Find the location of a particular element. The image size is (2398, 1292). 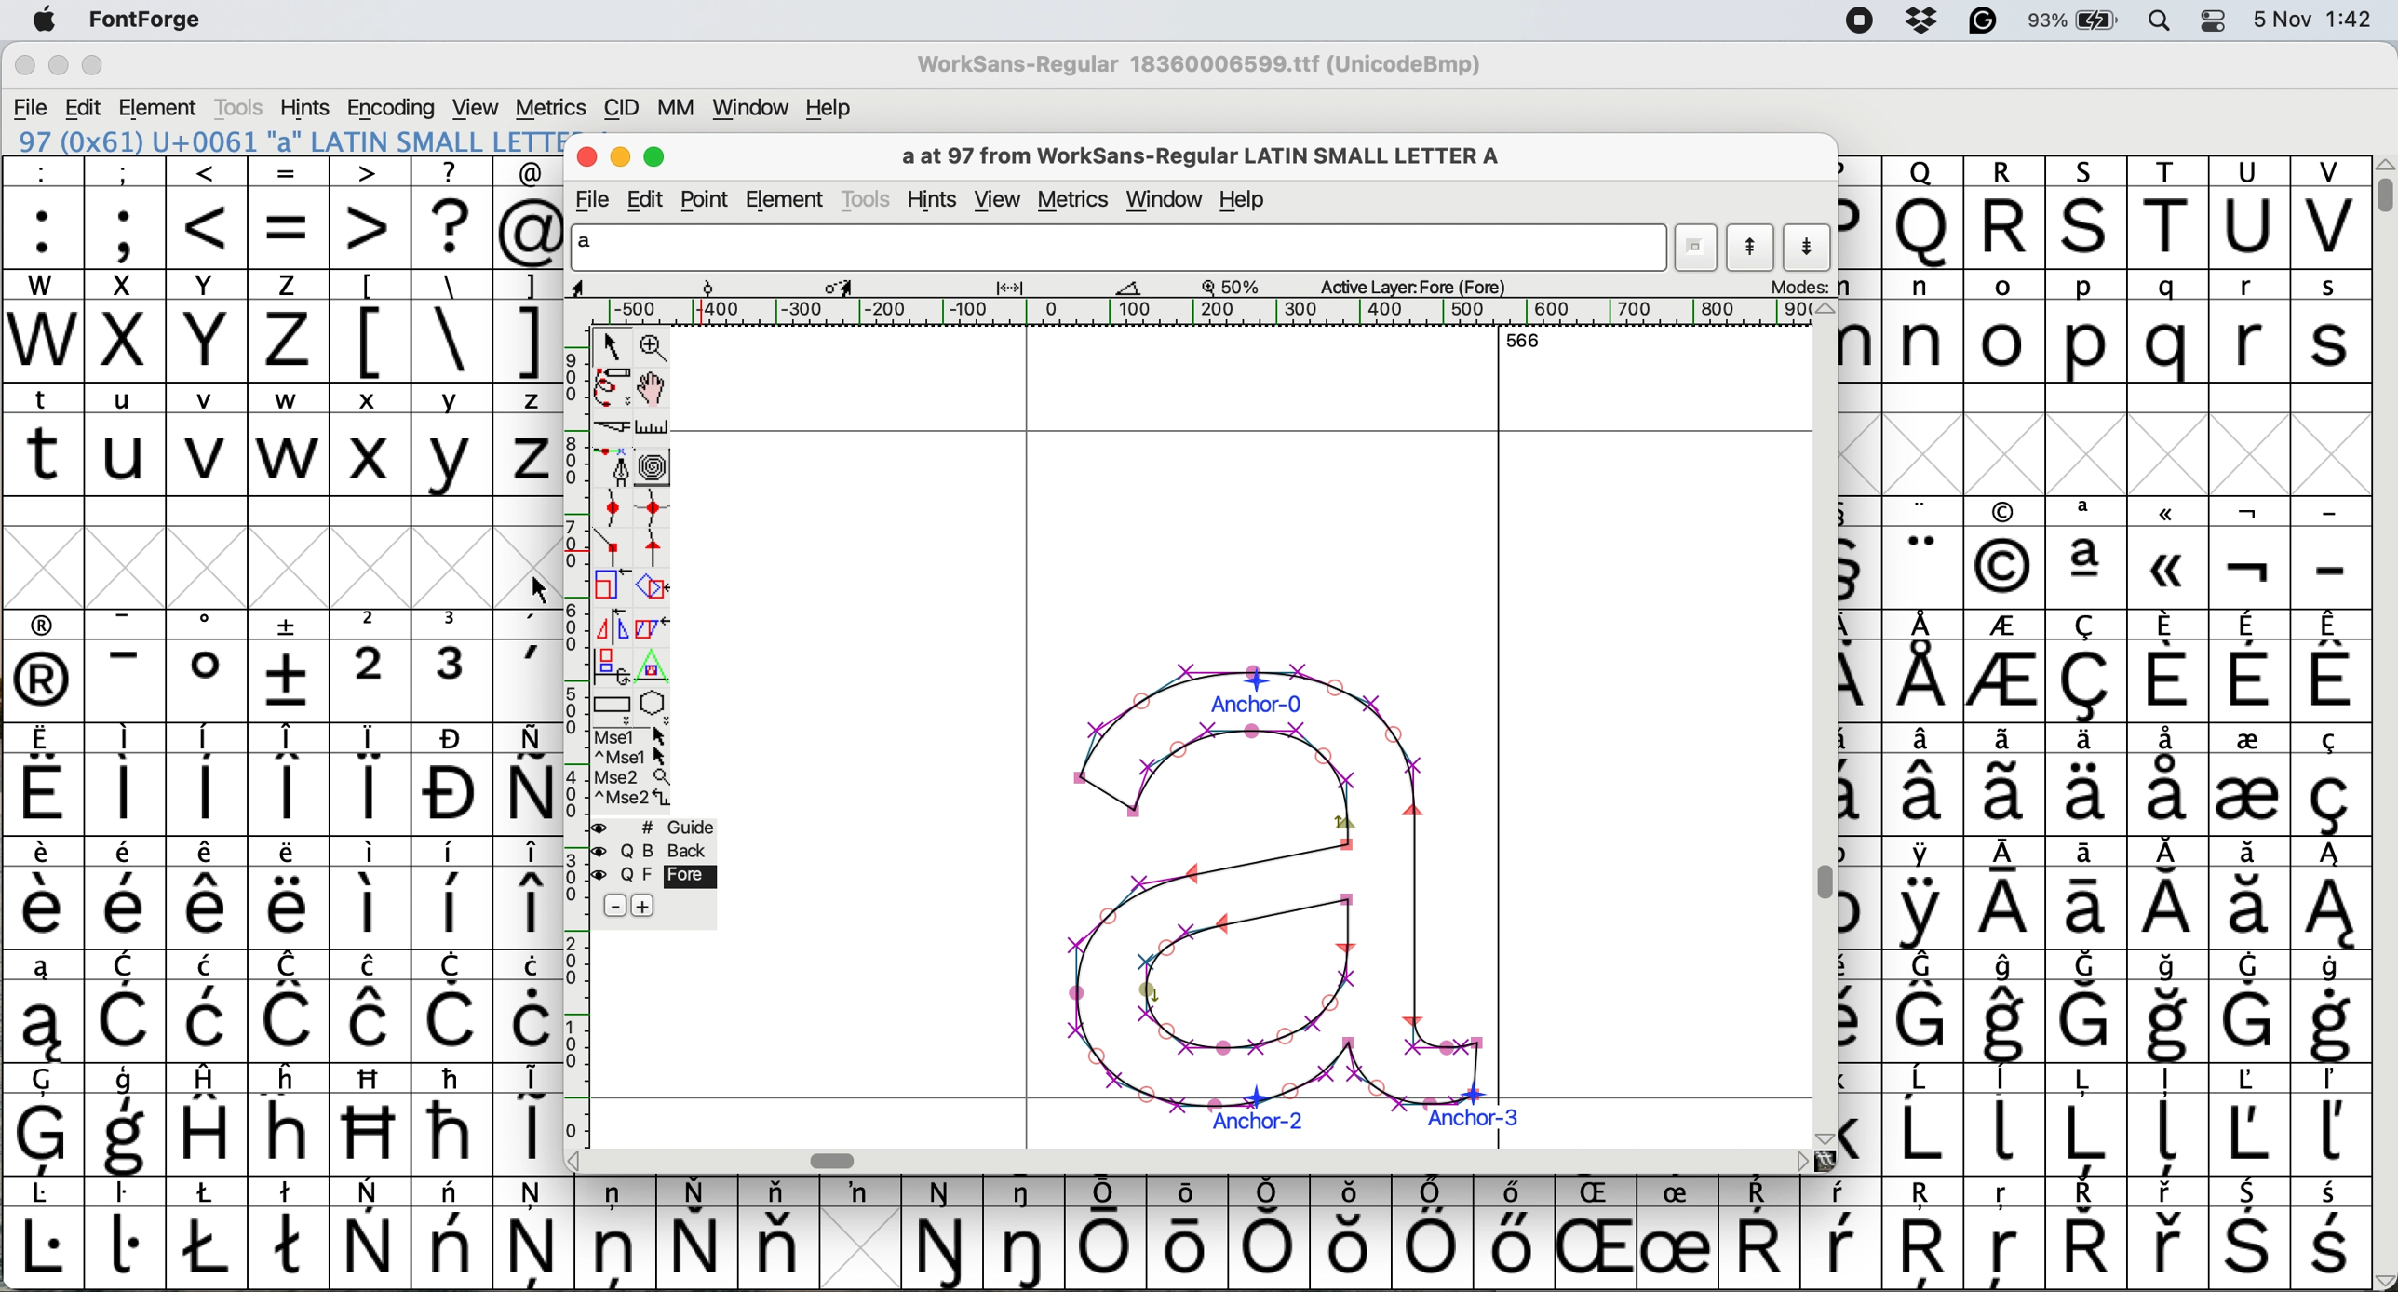

symbol is located at coordinates (529, 894).